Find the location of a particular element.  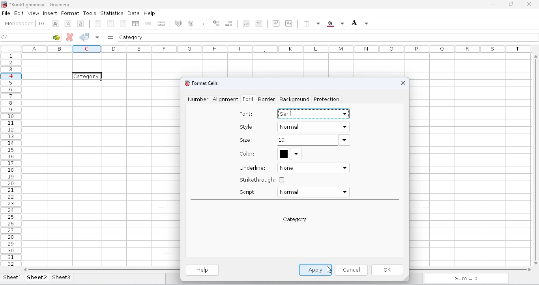

superscript is located at coordinates (276, 23).